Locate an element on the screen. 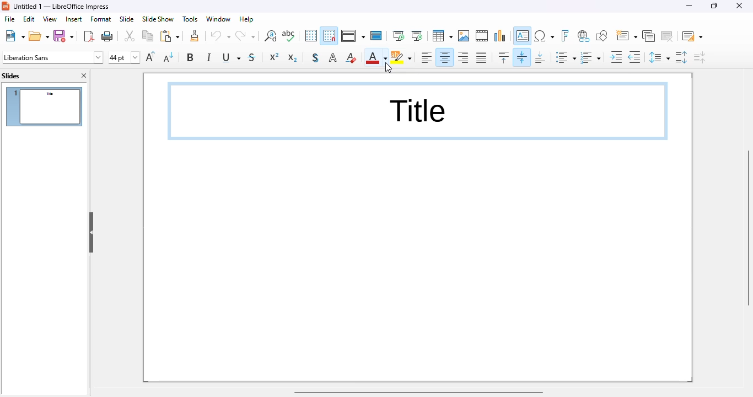 The height and width of the screenshot is (397, 753). toggle unordered list is located at coordinates (566, 57).